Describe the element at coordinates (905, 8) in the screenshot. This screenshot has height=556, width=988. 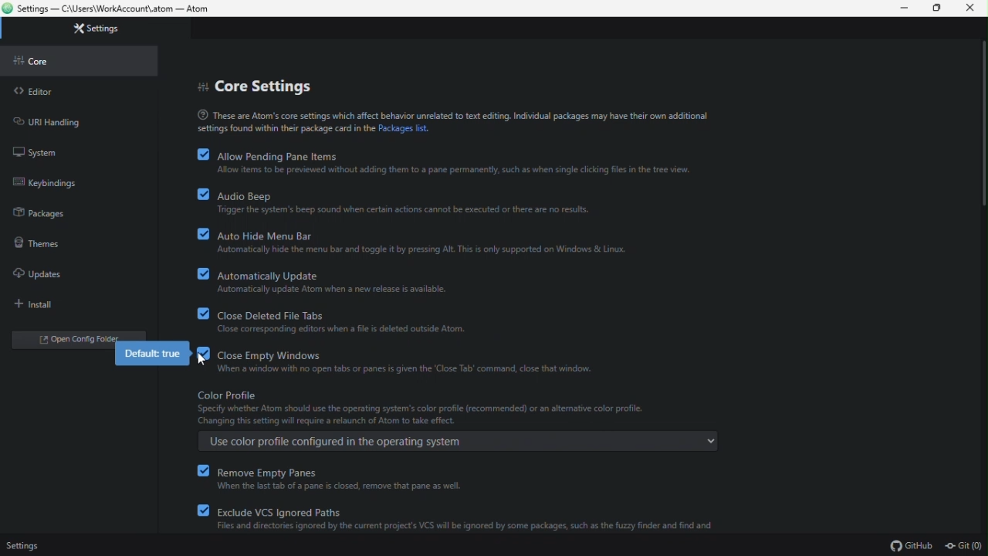
I see `mininize` at that location.